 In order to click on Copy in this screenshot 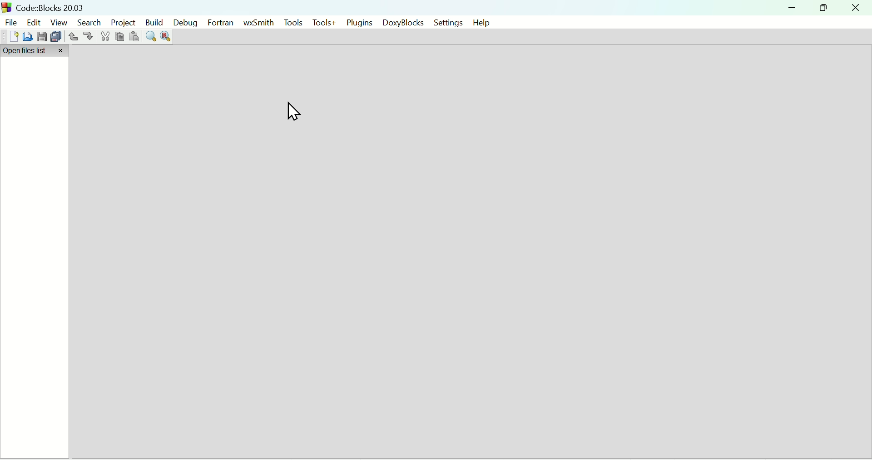, I will do `click(118, 38)`.